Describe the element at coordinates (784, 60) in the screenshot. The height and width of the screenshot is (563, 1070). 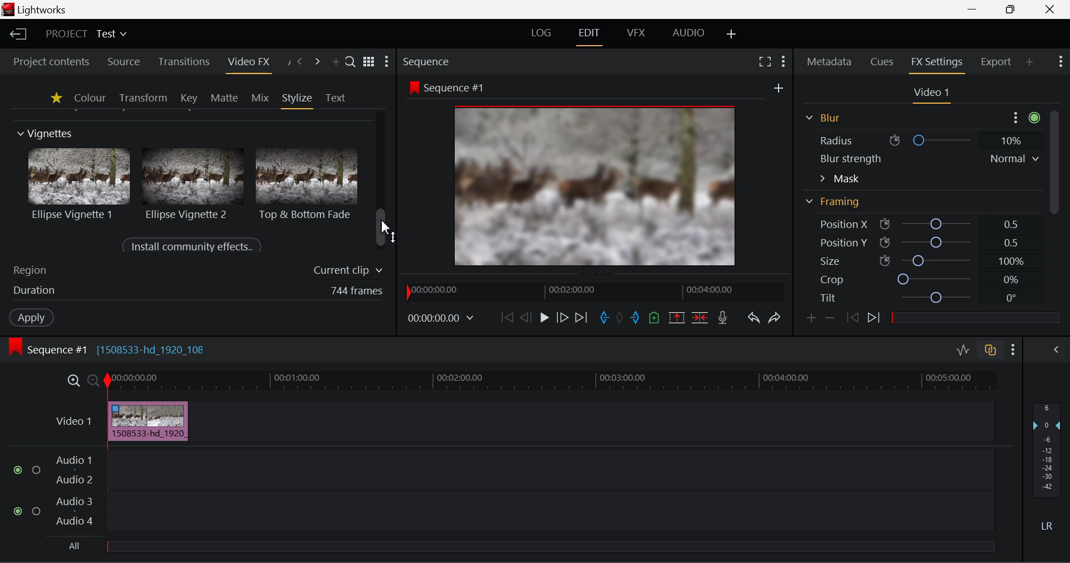
I see `Show Settings` at that location.